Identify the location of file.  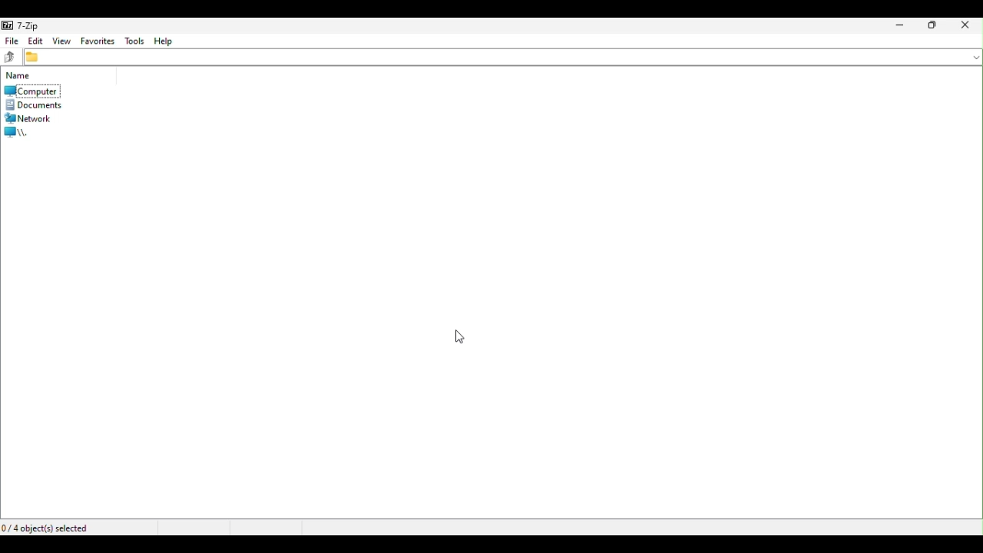
(11, 42).